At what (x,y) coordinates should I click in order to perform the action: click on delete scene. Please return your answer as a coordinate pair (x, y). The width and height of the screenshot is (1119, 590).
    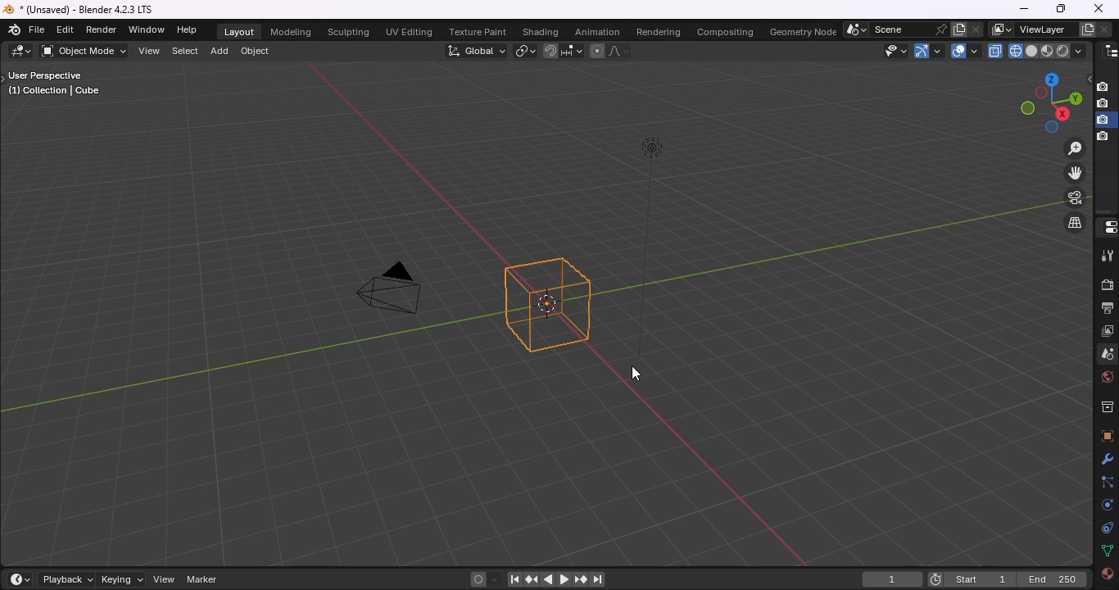
    Looking at the image, I should click on (978, 29).